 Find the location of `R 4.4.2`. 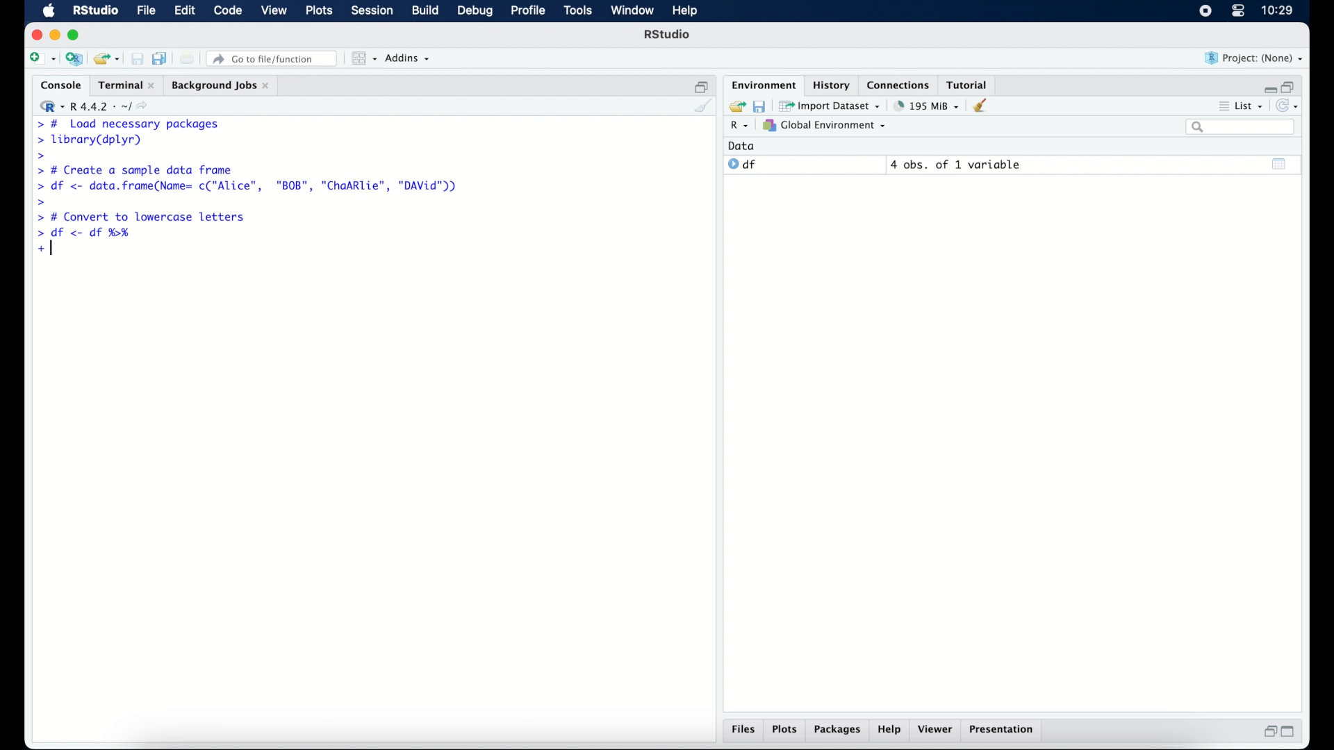

R 4.4.2 is located at coordinates (97, 107).